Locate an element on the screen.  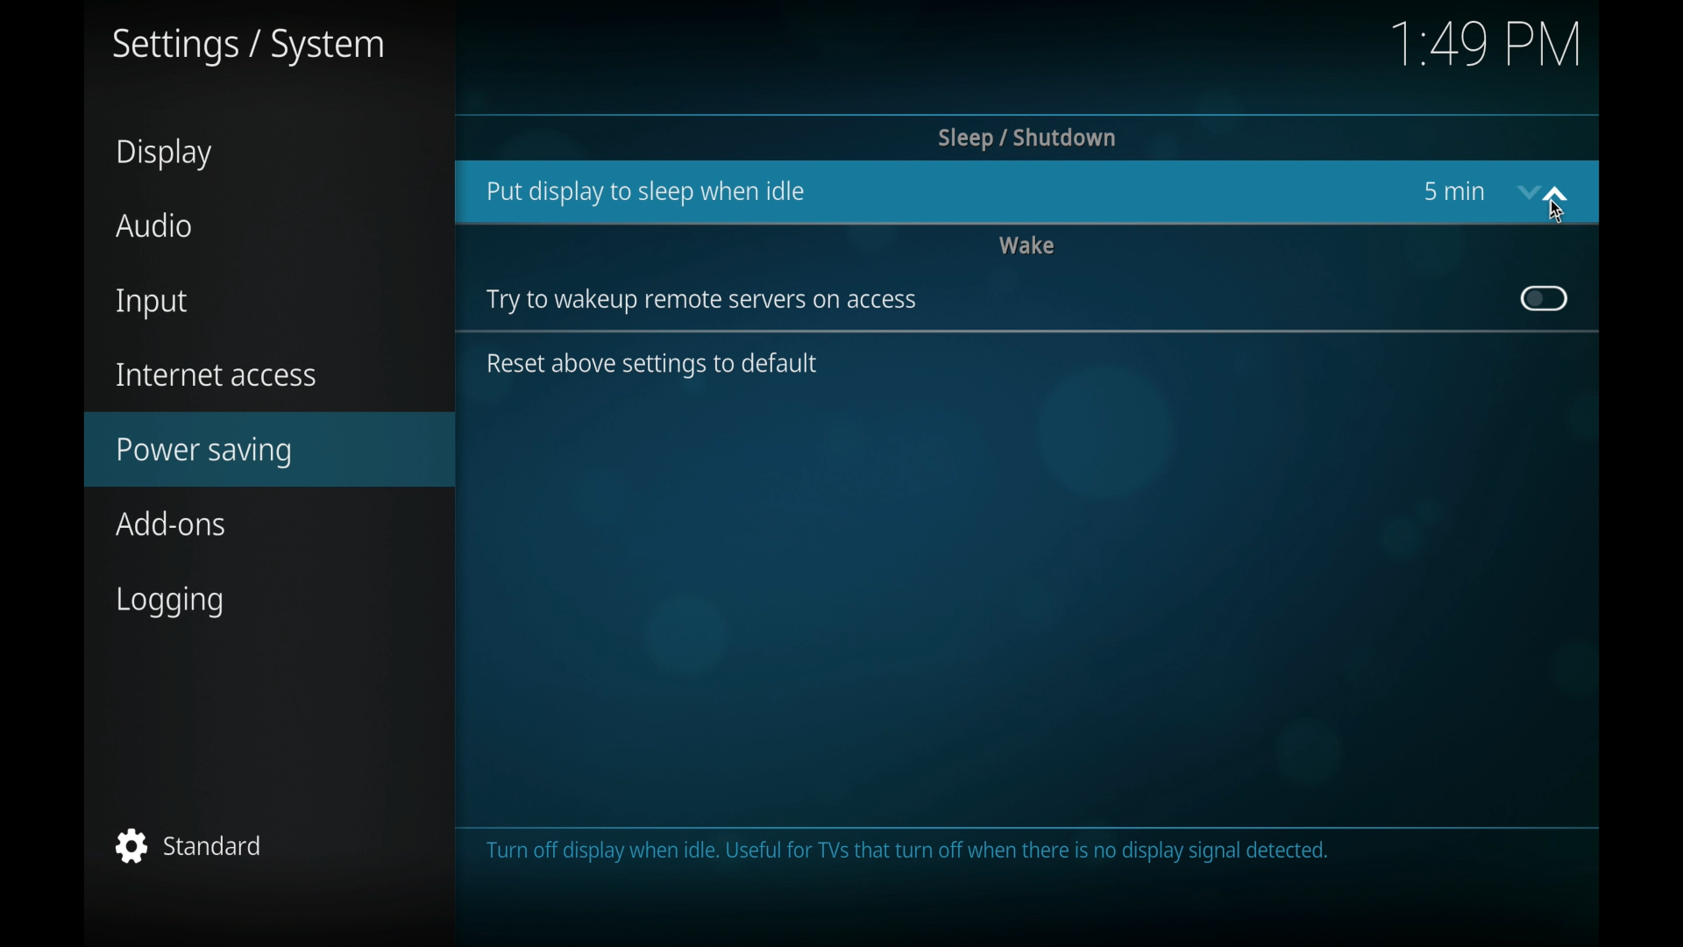
sleep/shutdown is located at coordinates (1026, 138).